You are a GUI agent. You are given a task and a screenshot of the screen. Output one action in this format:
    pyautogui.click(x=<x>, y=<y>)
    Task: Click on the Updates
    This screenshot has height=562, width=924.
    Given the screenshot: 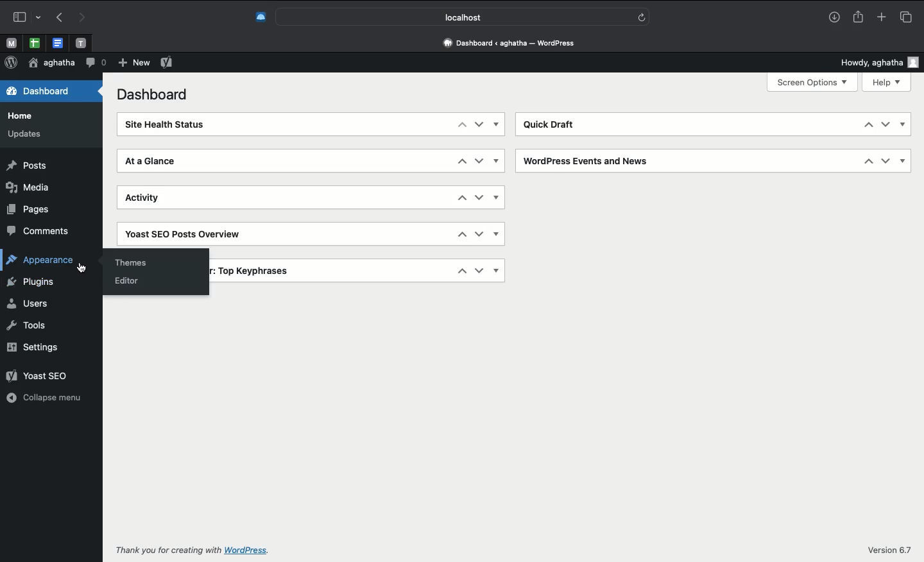 What is the action you would take?
    pyautogui.click(x=31, y=134)
    